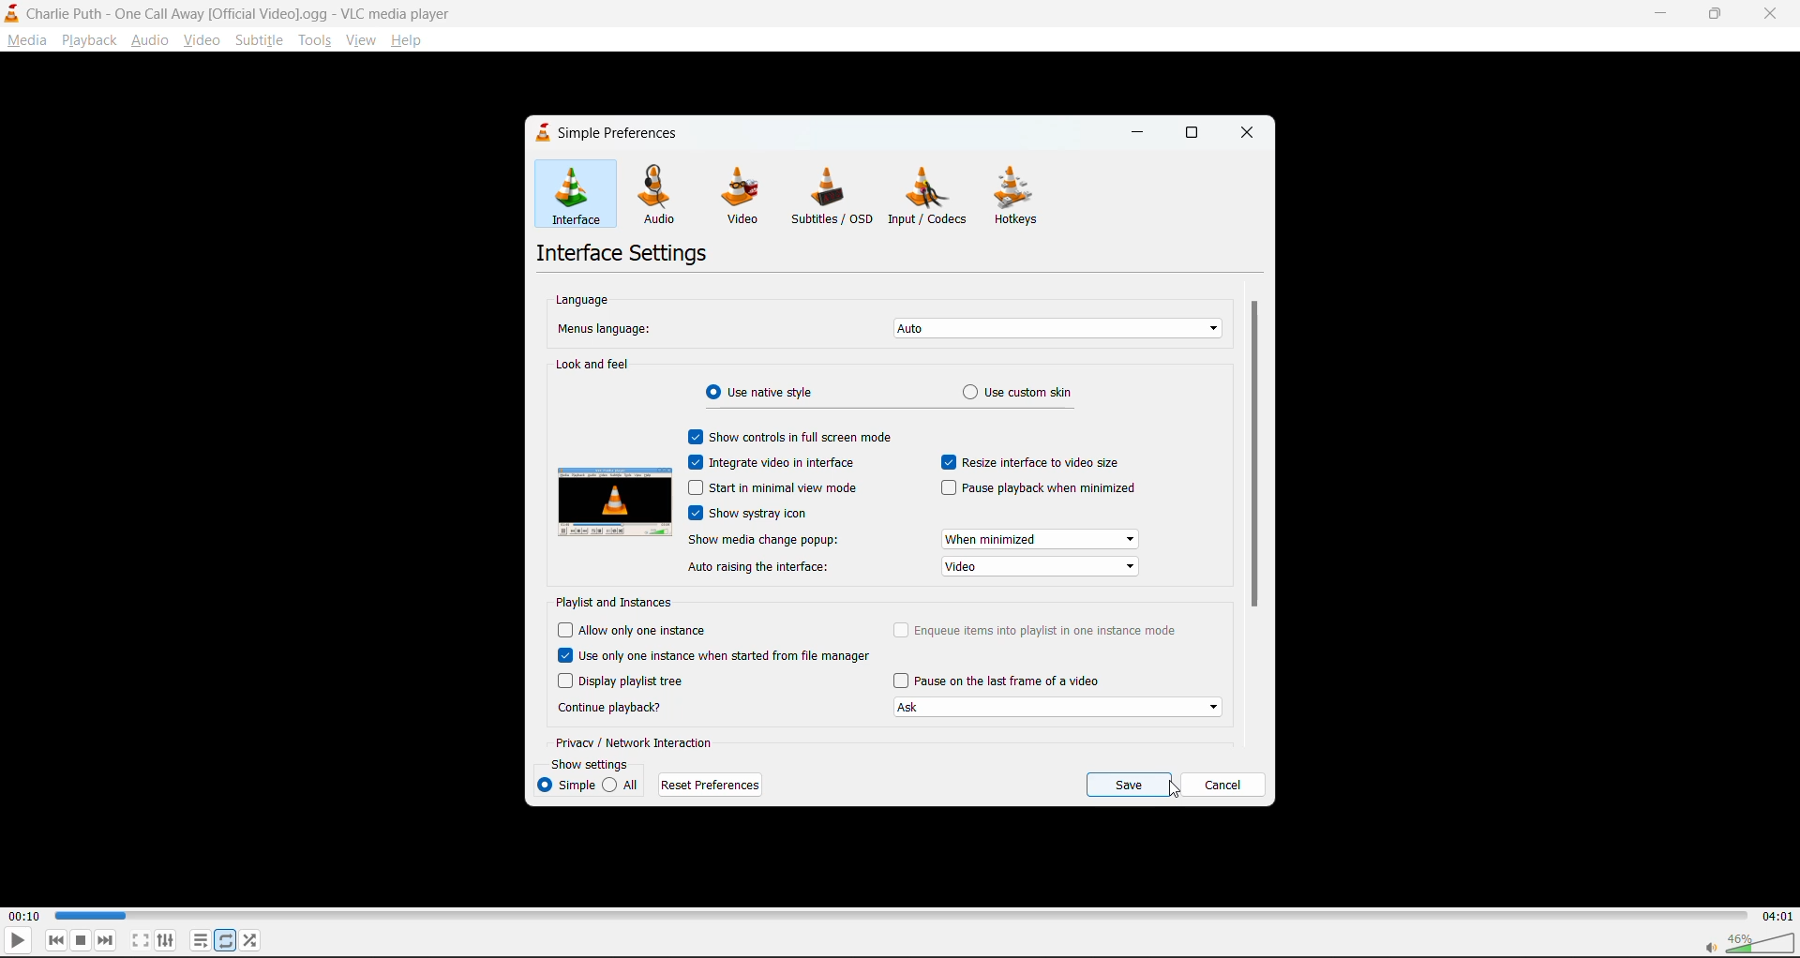 This screenshot has height=958, width=1800. I want to click on display playlist tree, so click(634, 682).